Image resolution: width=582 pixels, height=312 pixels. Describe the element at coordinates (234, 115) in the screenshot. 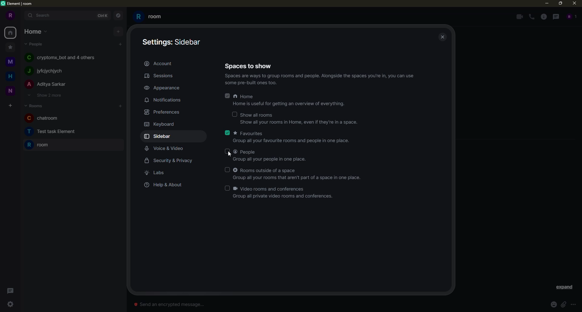

I see `select` at that location.